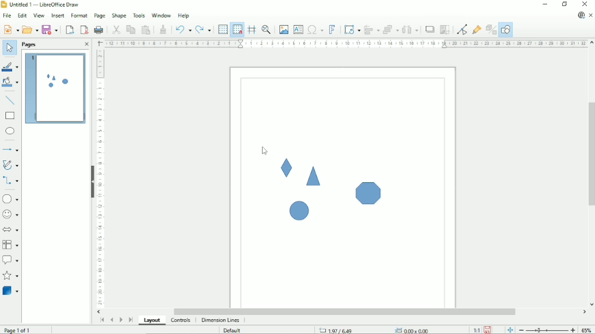  I want to click on Close, so click(586, 4).